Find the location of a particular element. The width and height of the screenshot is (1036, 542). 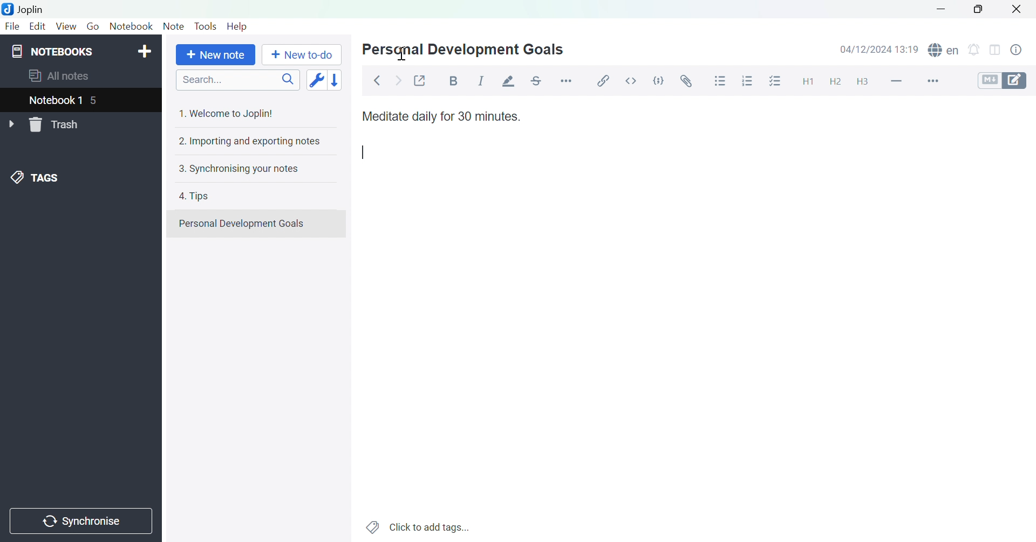

Reverse sort order is located at coordinates (336, 79).